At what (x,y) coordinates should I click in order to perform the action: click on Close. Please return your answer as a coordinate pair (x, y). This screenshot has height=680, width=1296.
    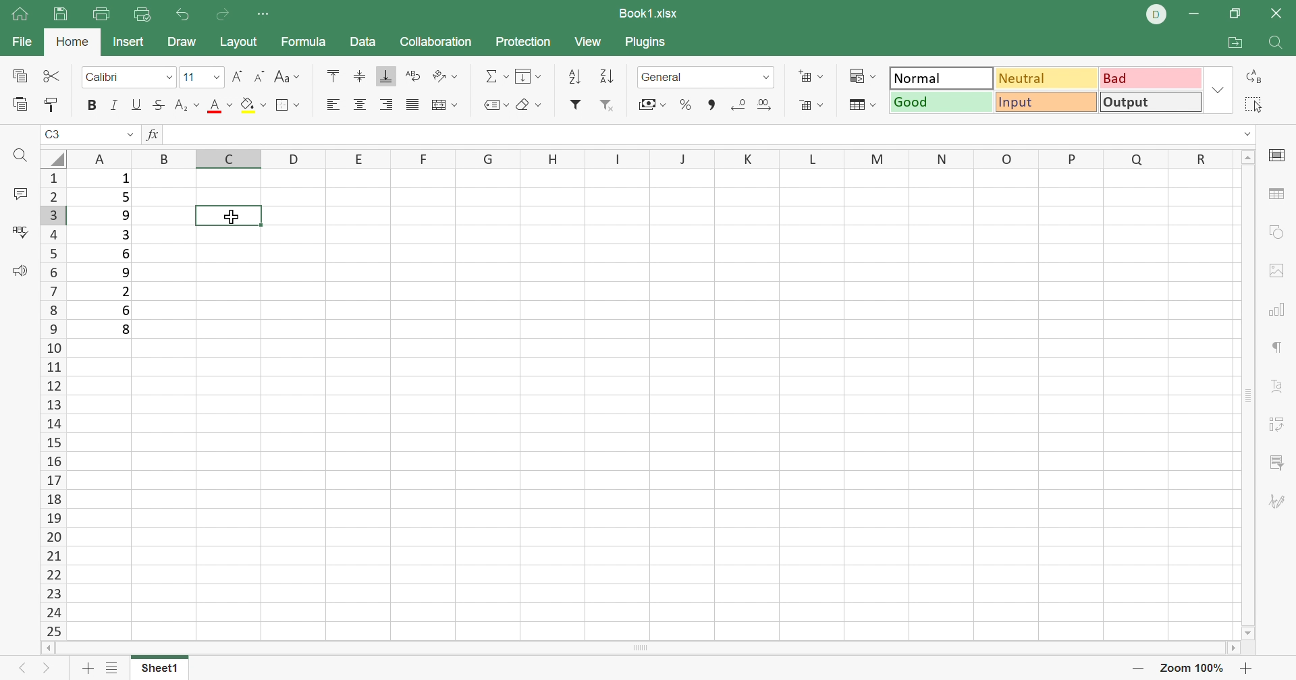
    Looking at the image, I should click on (1280, 11).